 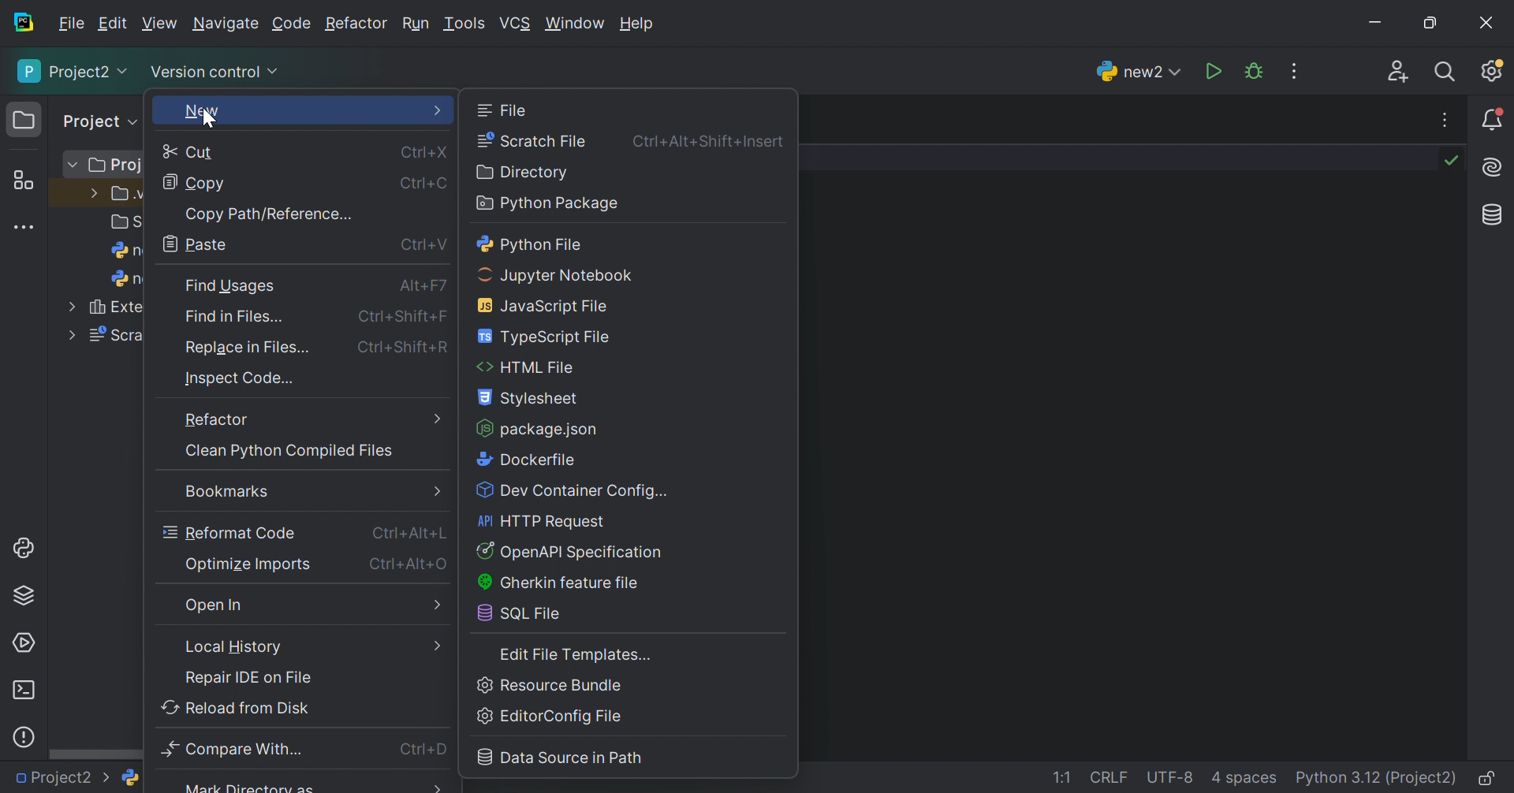 I want to click on Copy, so click(x=196, y=184).